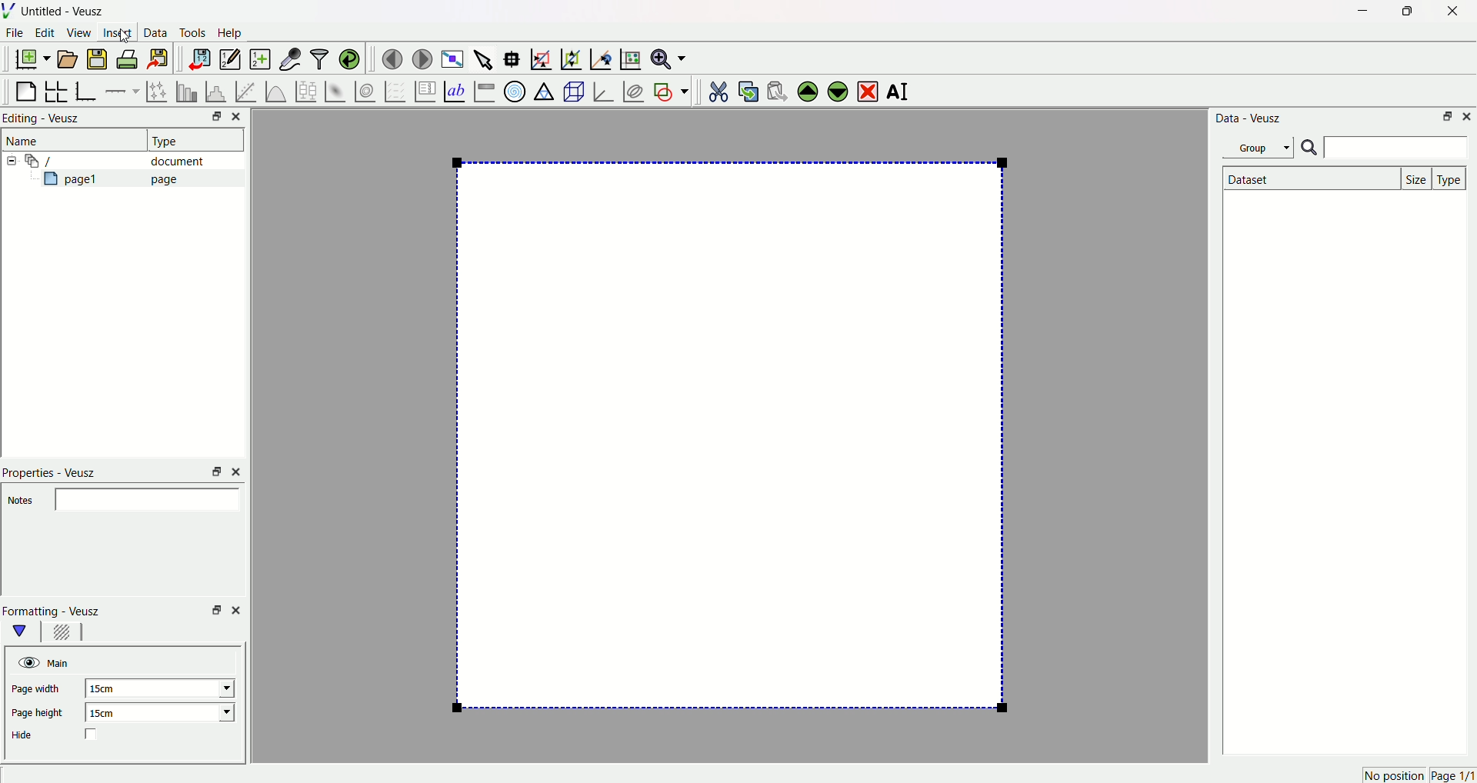  I want to click on Group, so click(1261, 147).